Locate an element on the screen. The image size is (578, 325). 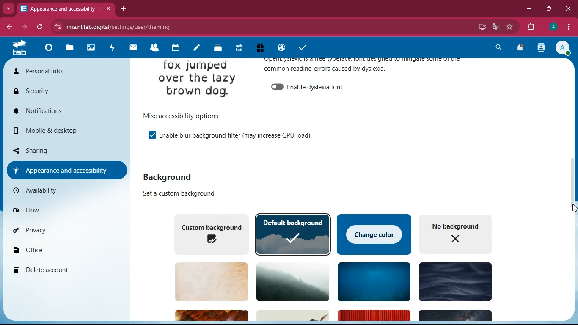
search is located at coordinates (498, 49).